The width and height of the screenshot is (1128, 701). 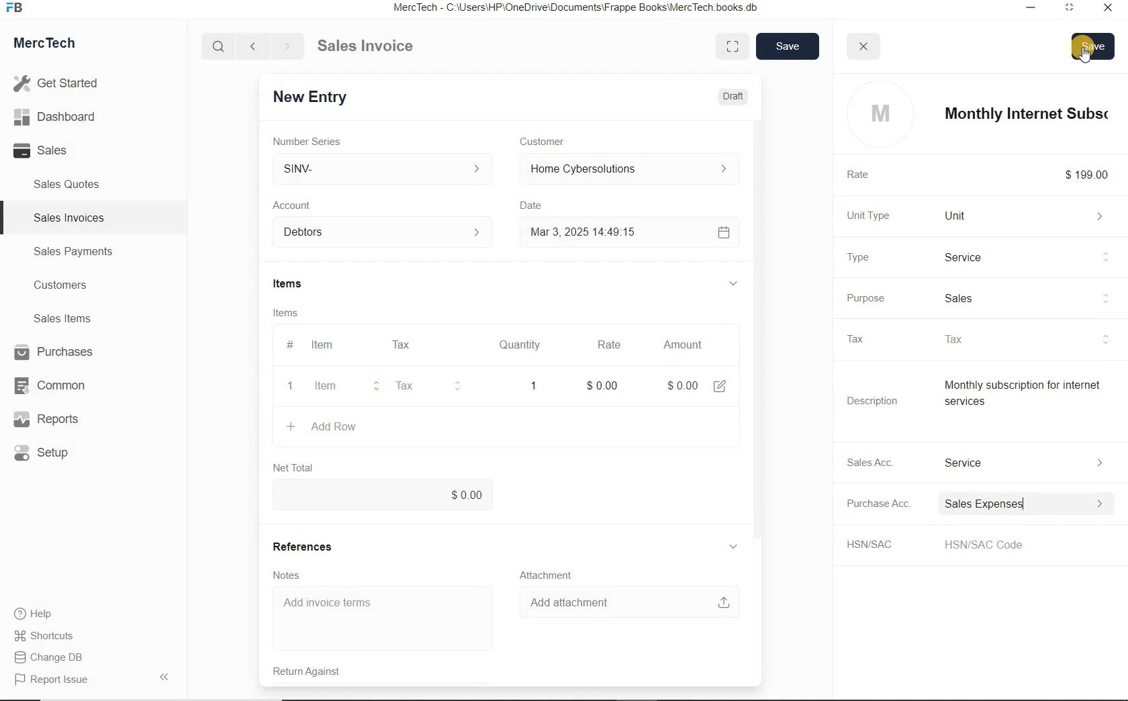 I want to click on Maximum, so click(x=1062, y=9).